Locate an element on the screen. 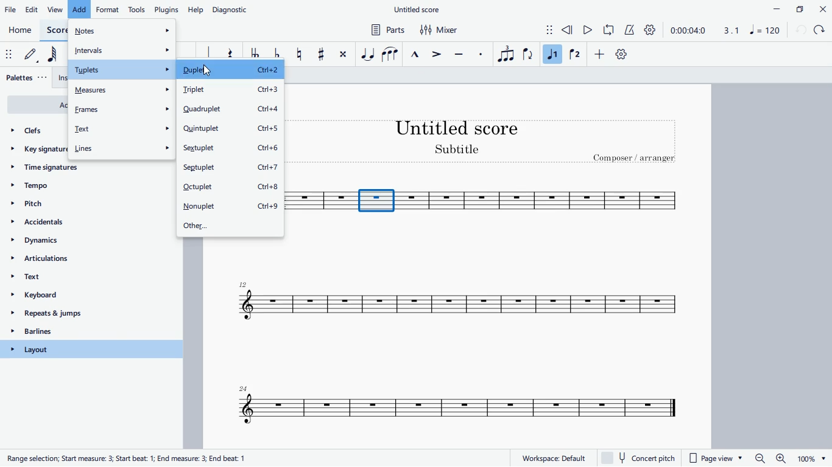 The image size is (832, 467). minimize is located at coordinates (772, 9).